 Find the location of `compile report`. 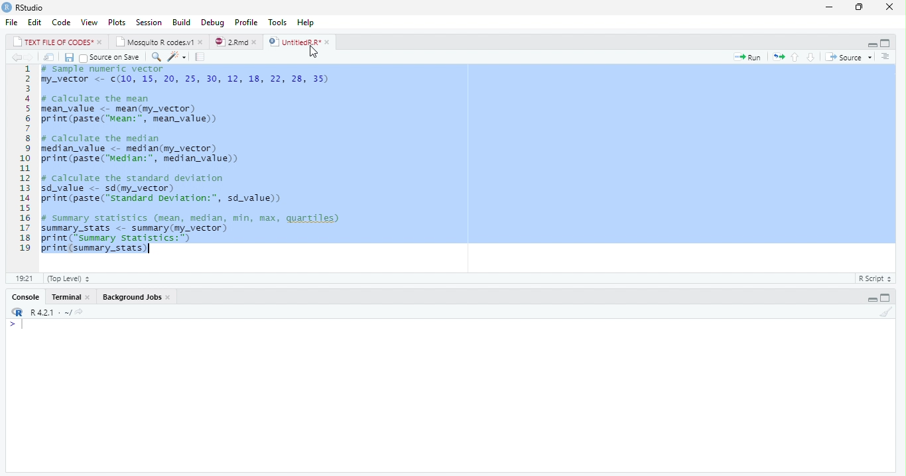

compile report is located at coordinates (202, 56).